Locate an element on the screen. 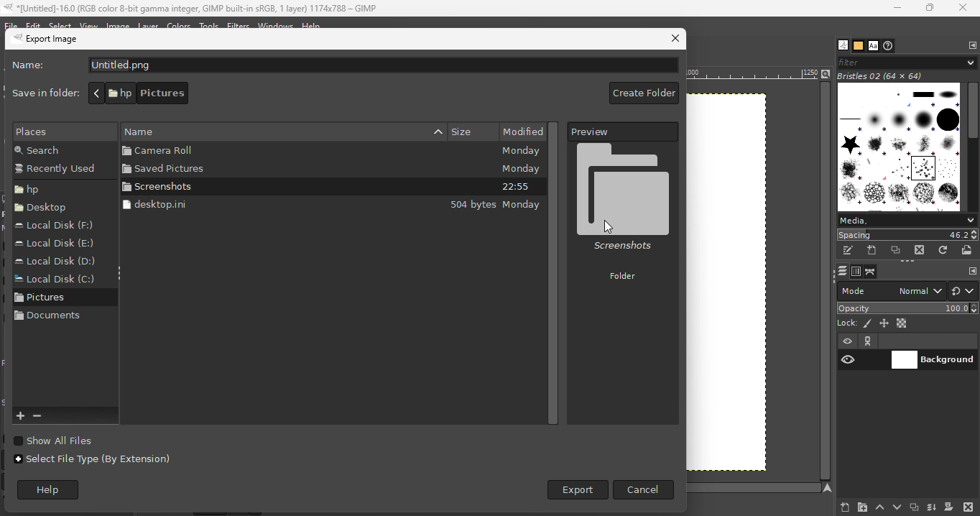  Untitled.png is located at coordinates (382, 65).